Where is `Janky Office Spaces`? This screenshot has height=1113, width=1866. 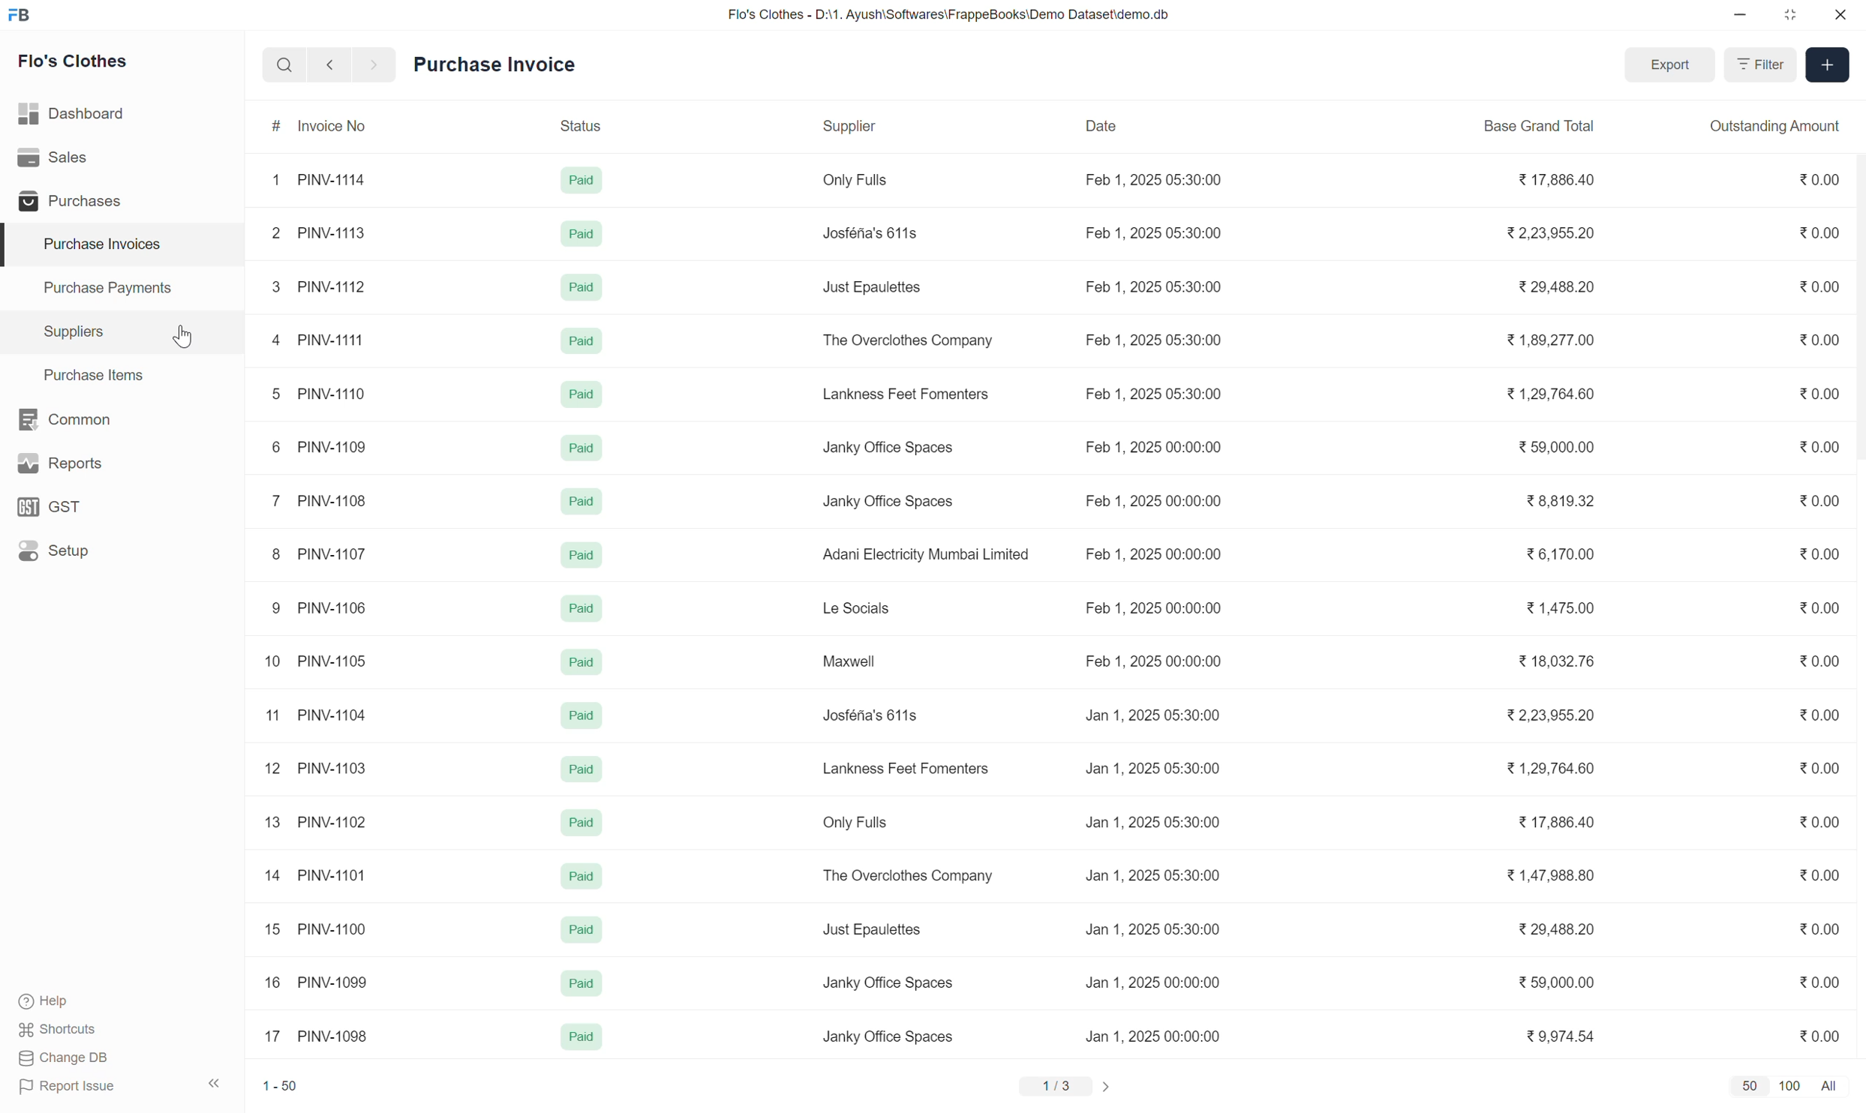
Janky Office Spaces is located at coordinates (889, 1038).